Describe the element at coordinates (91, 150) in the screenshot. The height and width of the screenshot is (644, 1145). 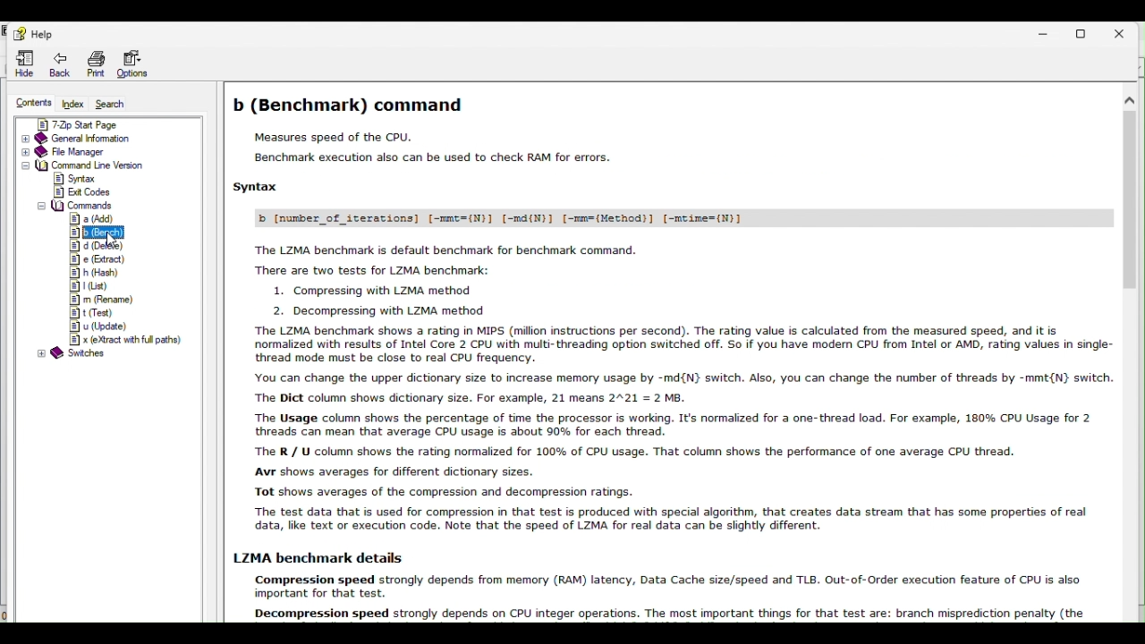
I see `File manager` at that location.